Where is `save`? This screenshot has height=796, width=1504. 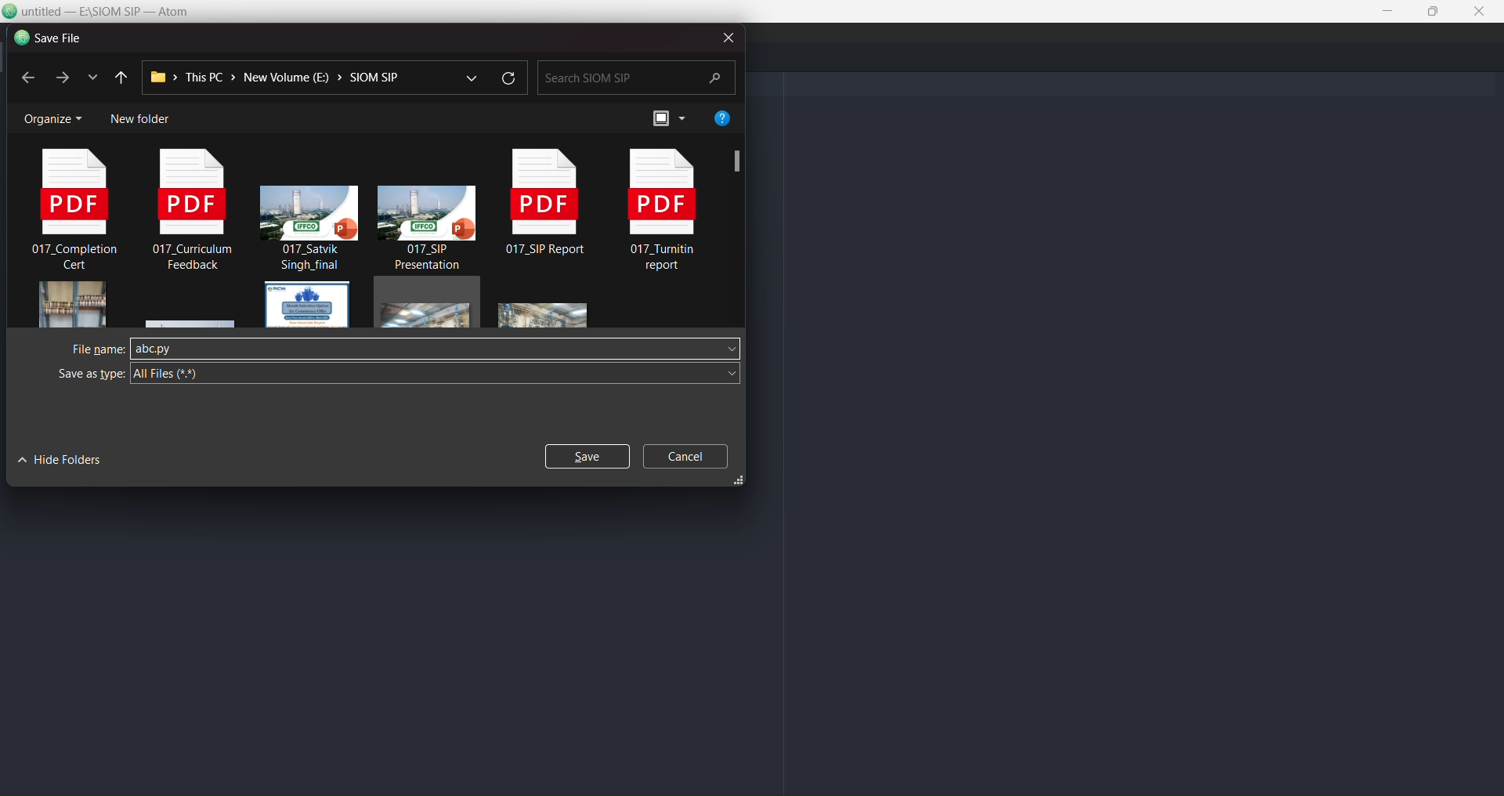
save is located at coordinates (584, 454).